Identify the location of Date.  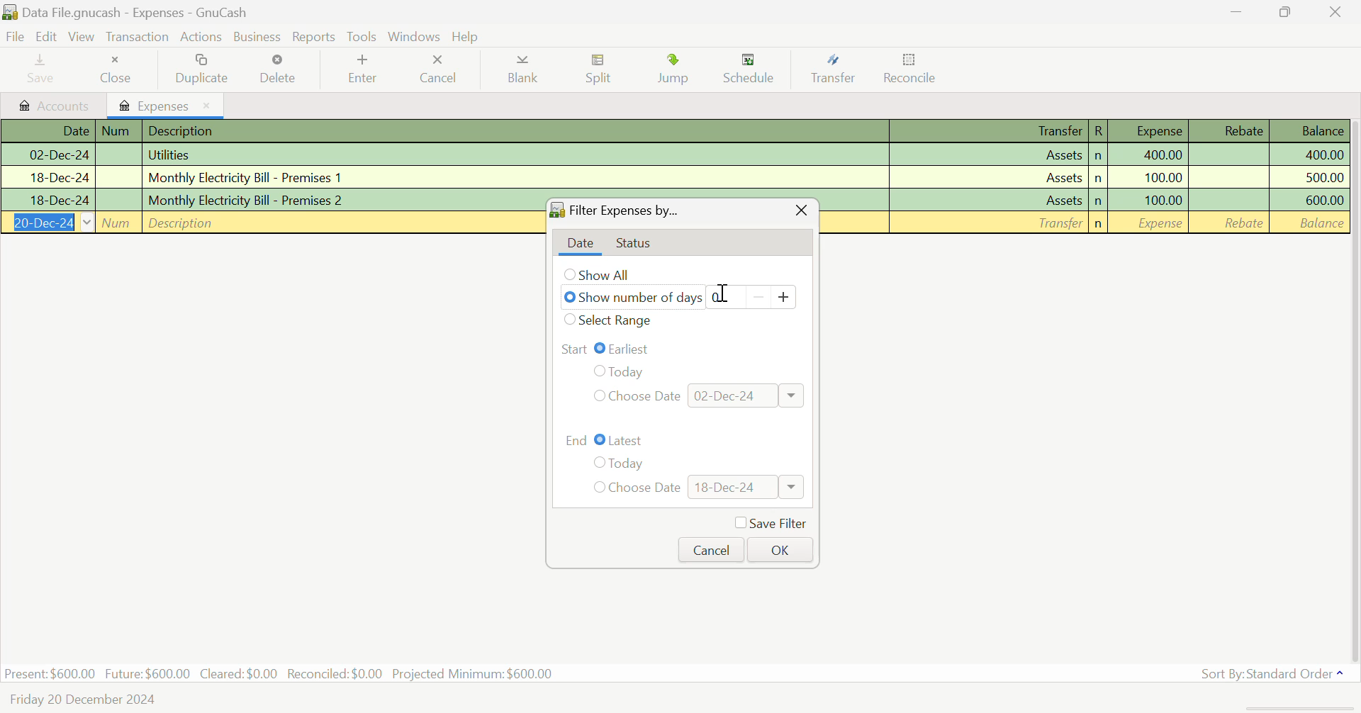
(46, 155).